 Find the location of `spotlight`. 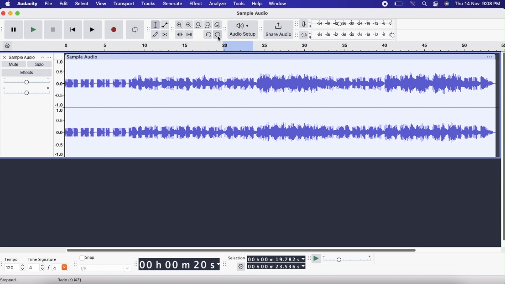

spotlight is located at coordinates (424, 4).